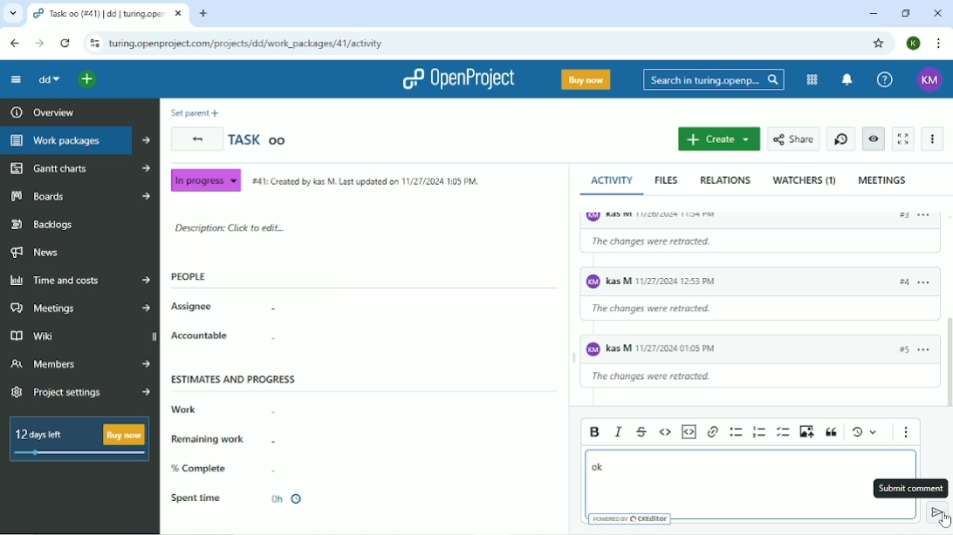 The height and width of the screenshot is (535, 953). I want to click on Work, so click(223, 410).